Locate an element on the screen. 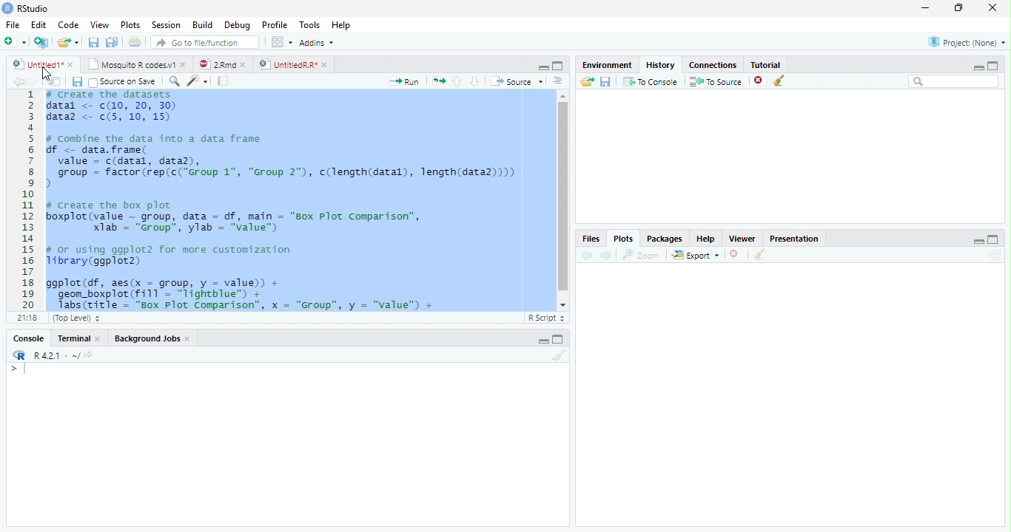 The image size is (1011, 532). Clear console is located at coordinates (560, 355).